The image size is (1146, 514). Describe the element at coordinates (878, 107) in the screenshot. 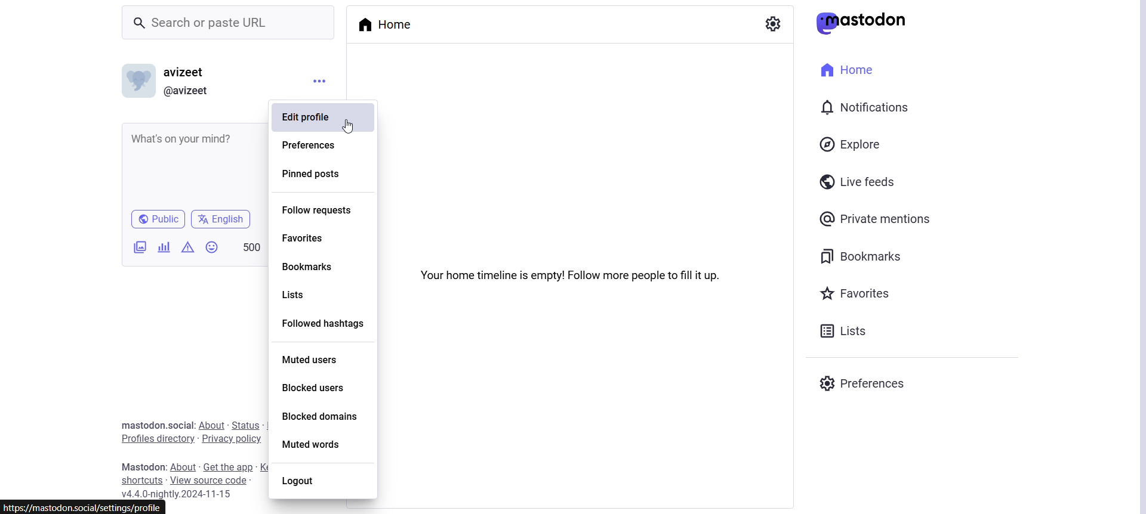

I see `Notification` at that location.